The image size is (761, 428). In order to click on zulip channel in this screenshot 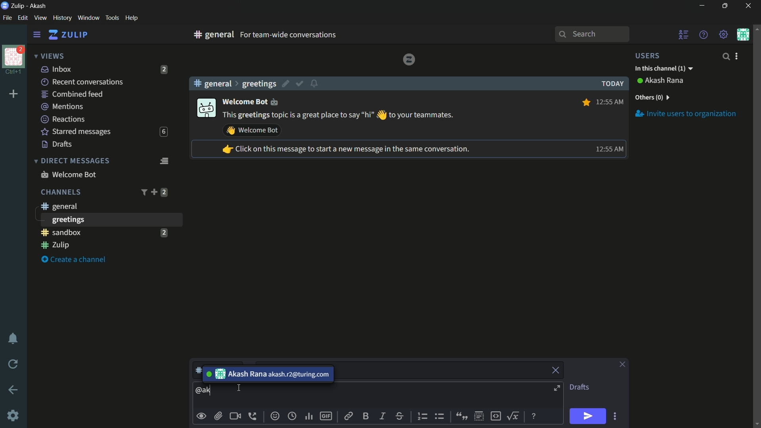, I will do `click(107, 246)`.